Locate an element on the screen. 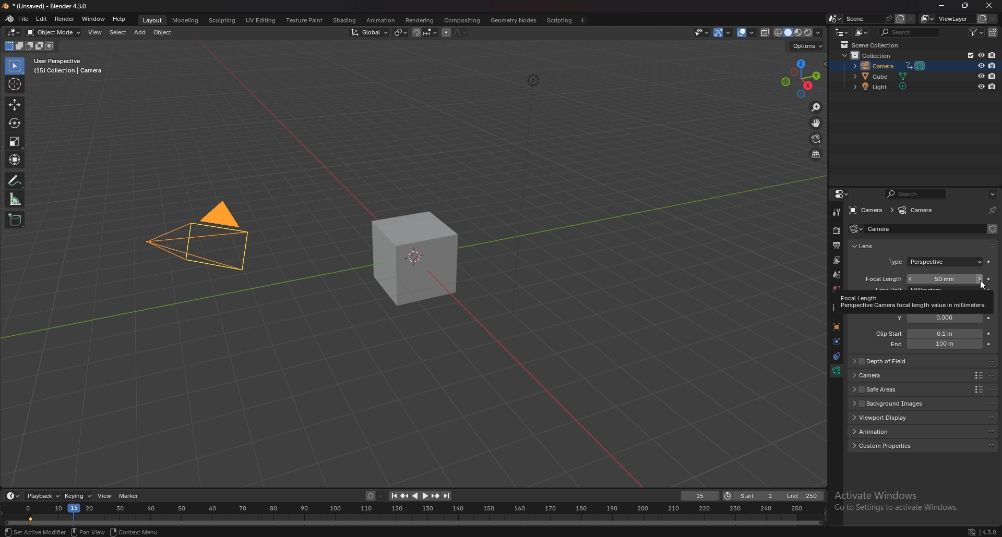  background images is located at coordinates (895, 403).